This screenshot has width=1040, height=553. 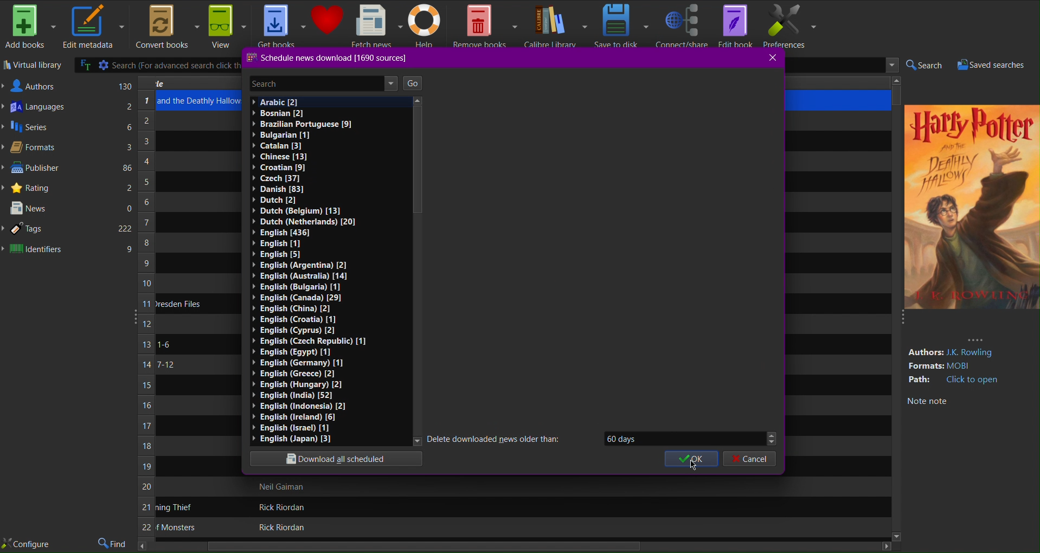 I want to click on Czech [37], so click(x=278, y=178).